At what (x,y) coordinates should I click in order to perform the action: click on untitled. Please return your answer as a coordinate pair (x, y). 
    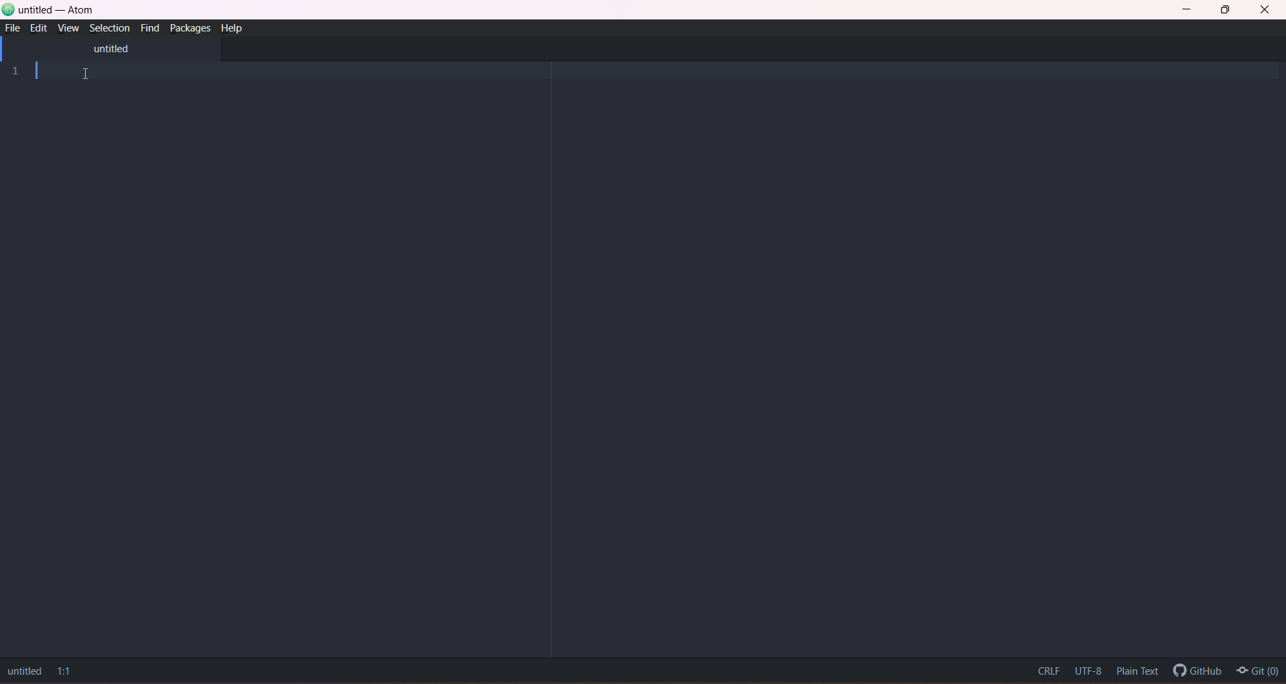
    Looking at the image, I should click on (23, 670).